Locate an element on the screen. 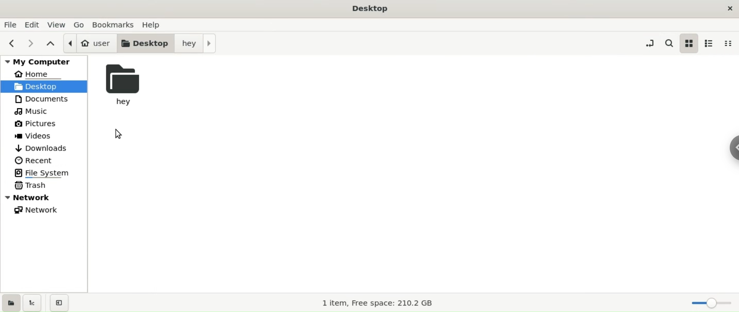 The width and height of the screenshot is (739, 312). show places is located at coordinates (11, 302).